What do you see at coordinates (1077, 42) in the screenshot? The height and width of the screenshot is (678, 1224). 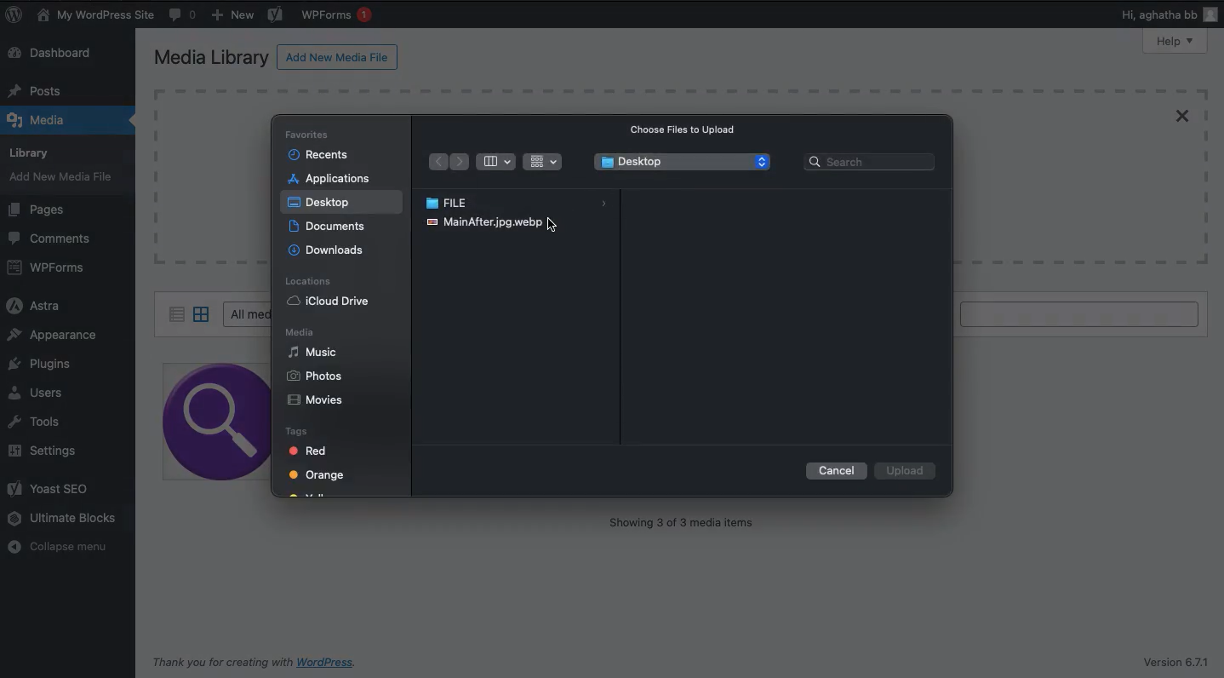 I see `Screen options` at bounding box center [1077, 42].